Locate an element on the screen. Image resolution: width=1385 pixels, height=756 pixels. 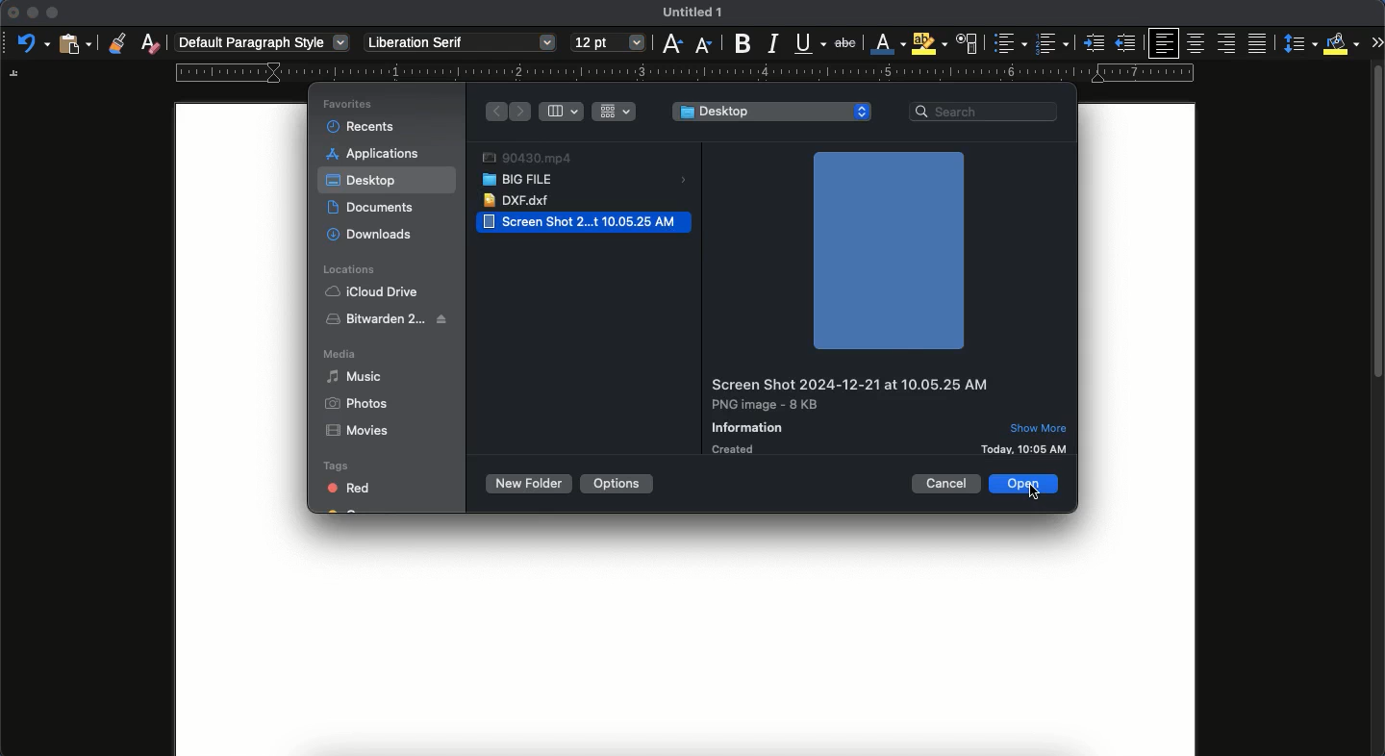
decrease size is located at coordinates (704, 46).